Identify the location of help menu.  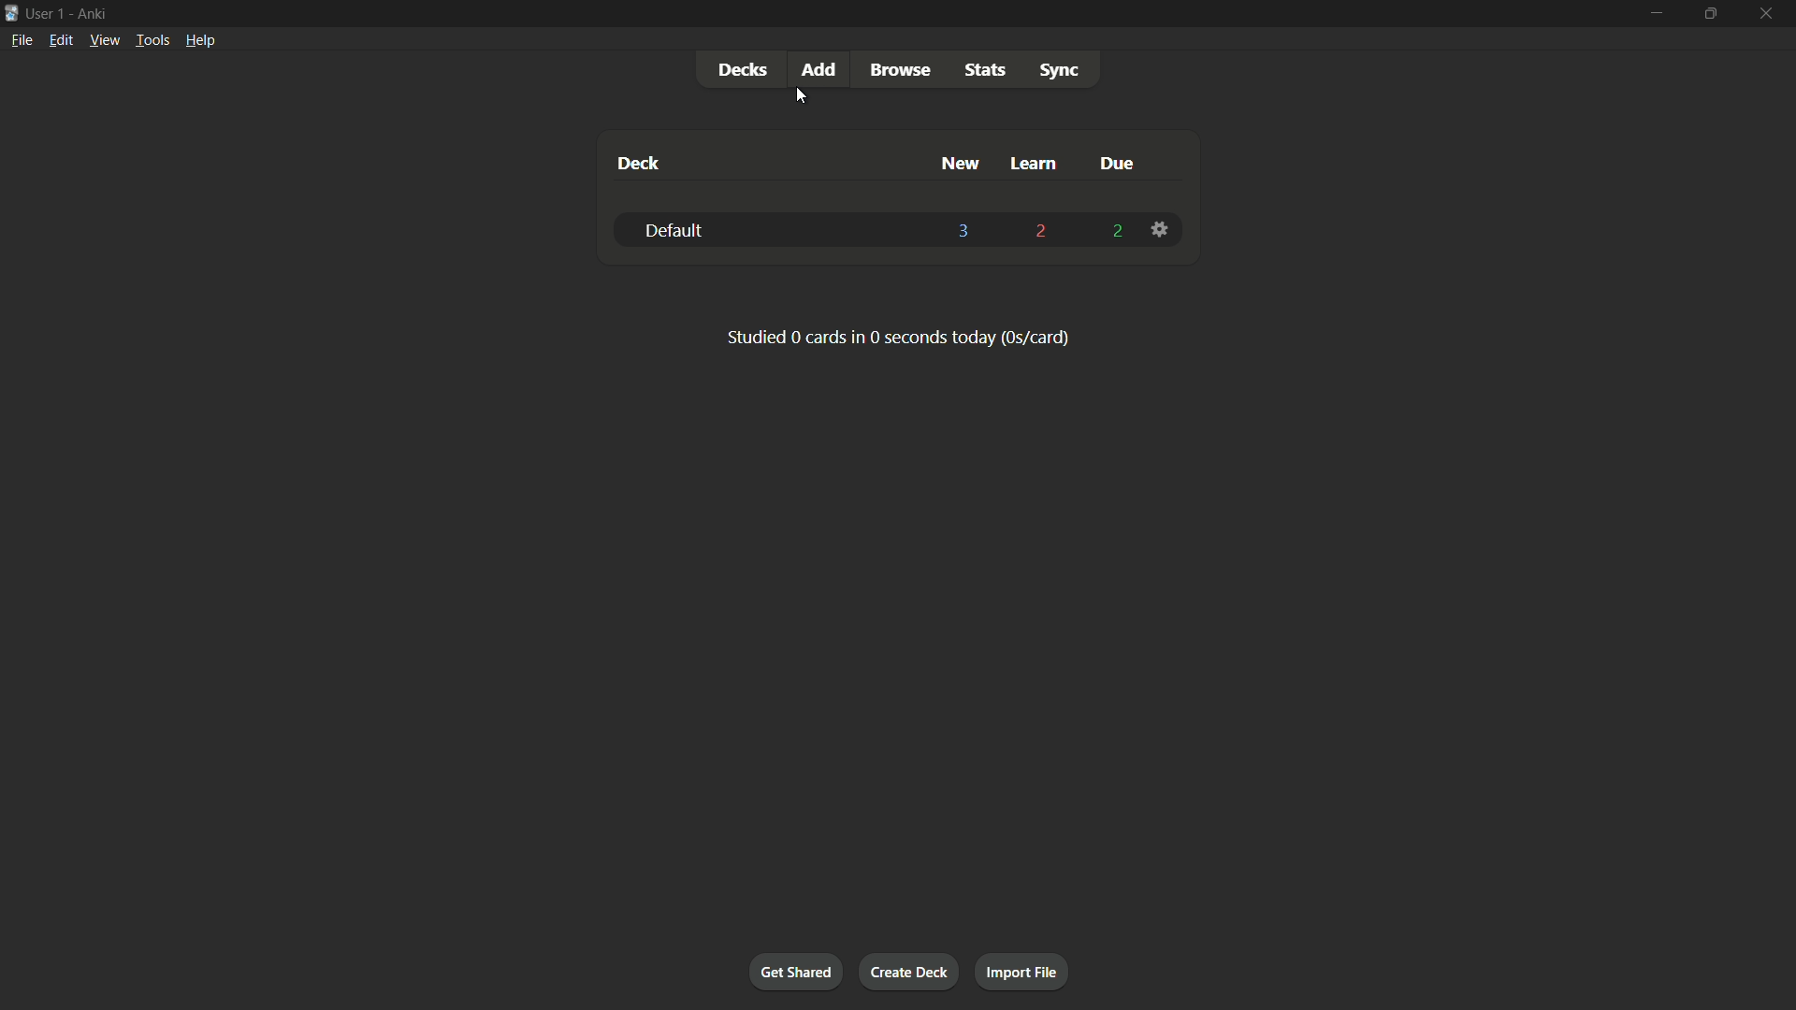
(199, 40).